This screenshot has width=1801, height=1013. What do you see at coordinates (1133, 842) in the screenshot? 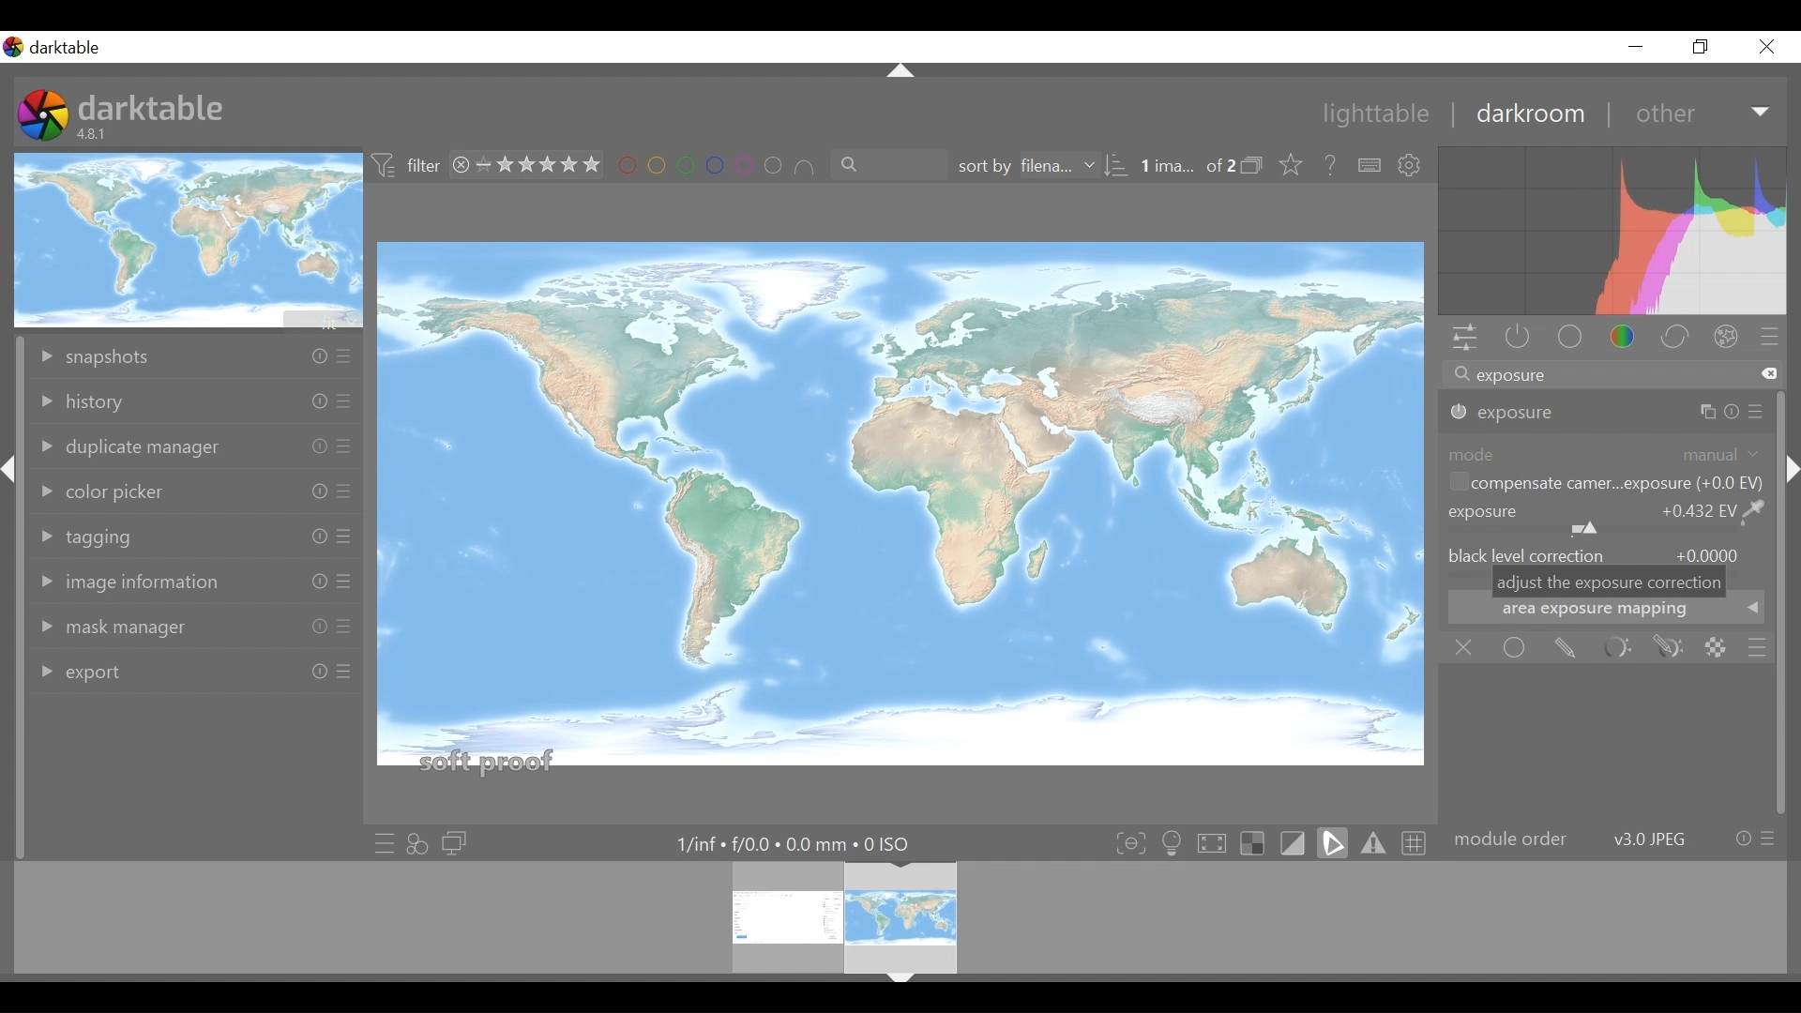
I see `toggle focus peaking mode` at bounding box center [1133, 842].